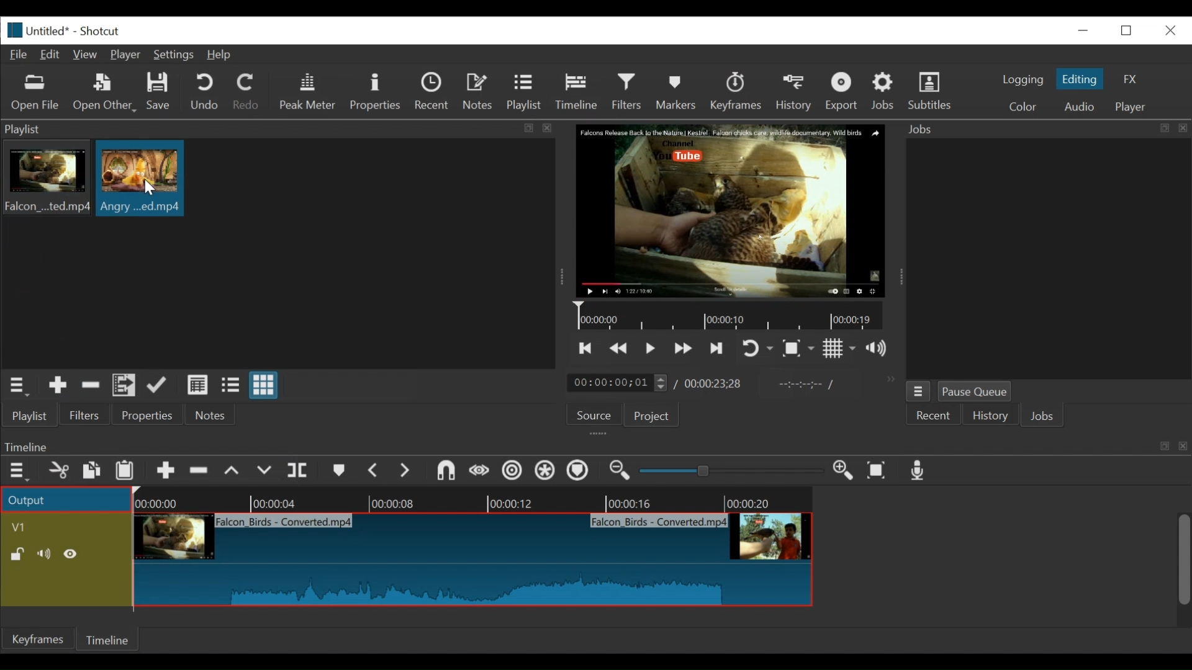 Image resolution: width=1192 pixels, height=670 pixels. What do you see at coordinates (619, 383) in the screenshot?
I see `current duration` at bounding box center [619, 383].